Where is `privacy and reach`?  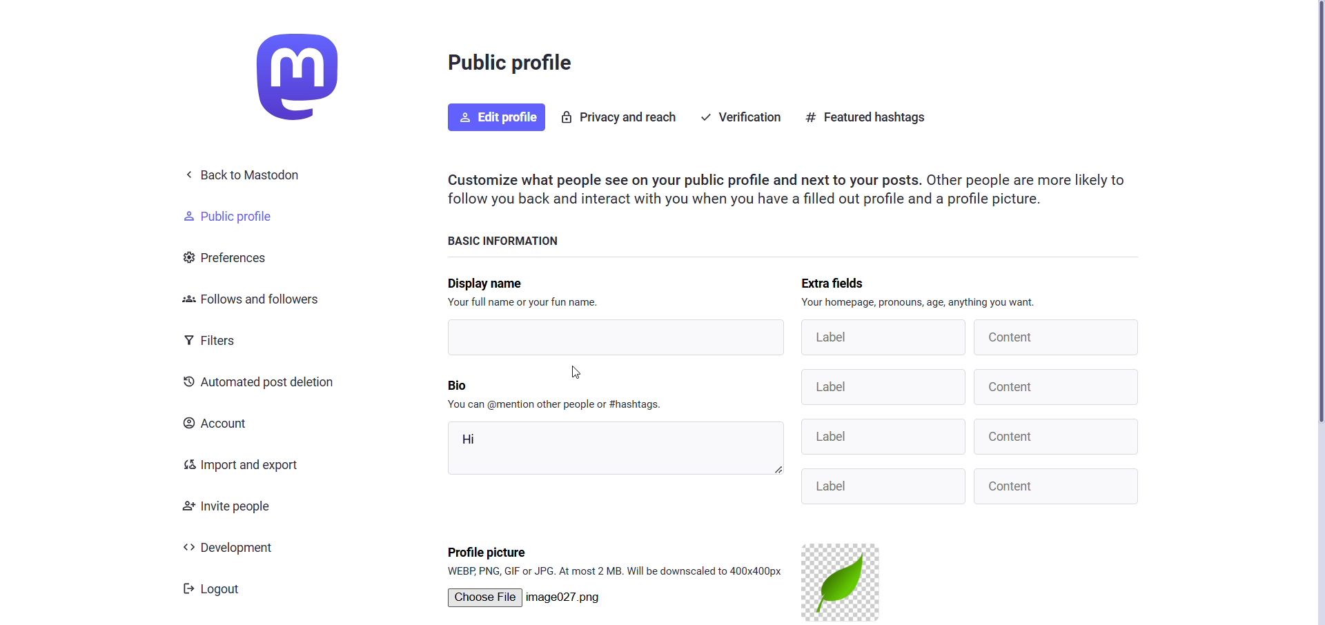 privacy and reach is located at coordinates (616, 119).